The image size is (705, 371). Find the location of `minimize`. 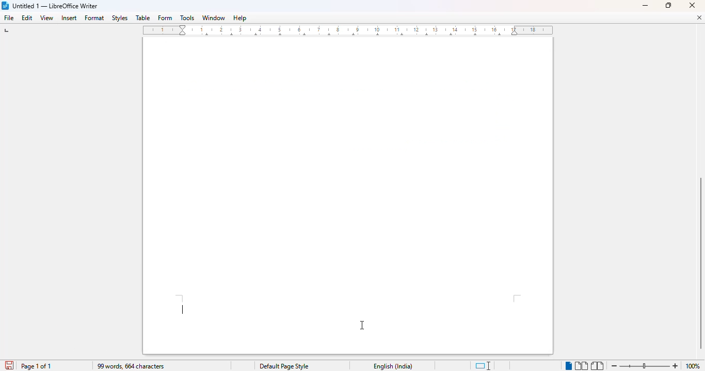

minimize is located at coordinates (646, 6).